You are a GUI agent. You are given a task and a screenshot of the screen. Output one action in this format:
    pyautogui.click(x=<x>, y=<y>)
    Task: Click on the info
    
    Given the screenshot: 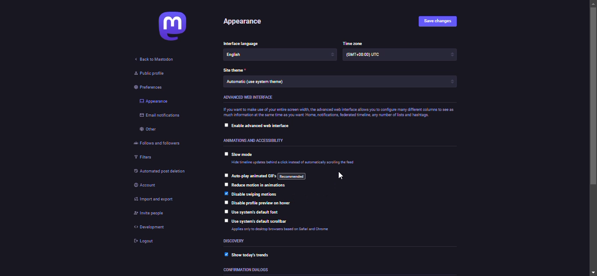 What is the action you would take?
    pyautogui.click(x=291, y=230)
    